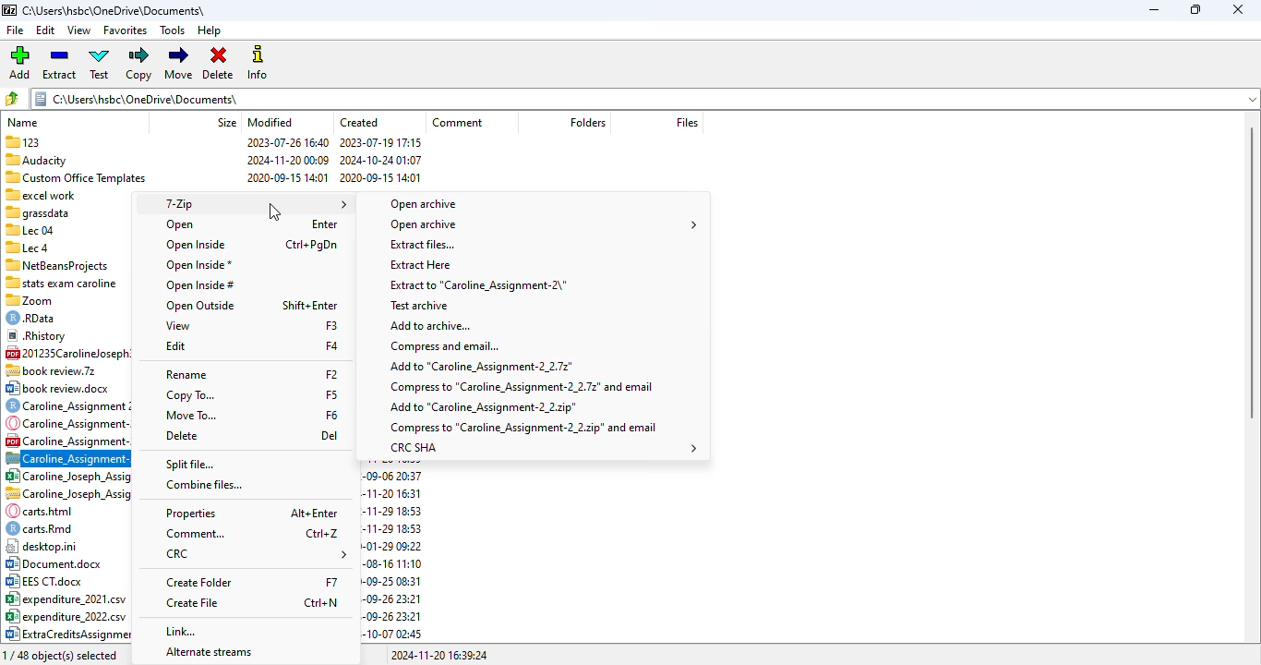  Describe the element at coordinates (483, 407) in the screenshot. I see `add to .zip file` at that location.